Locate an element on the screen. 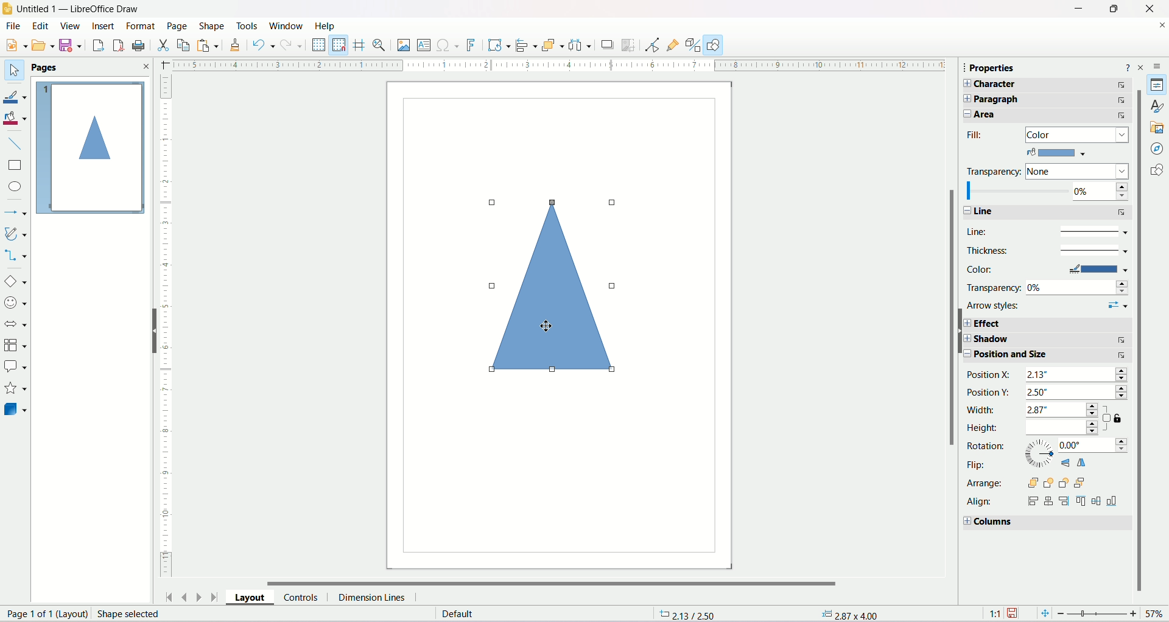 This screenshot has width=1169, height=622. Helpines while moving is located at coordinates (359, 46).